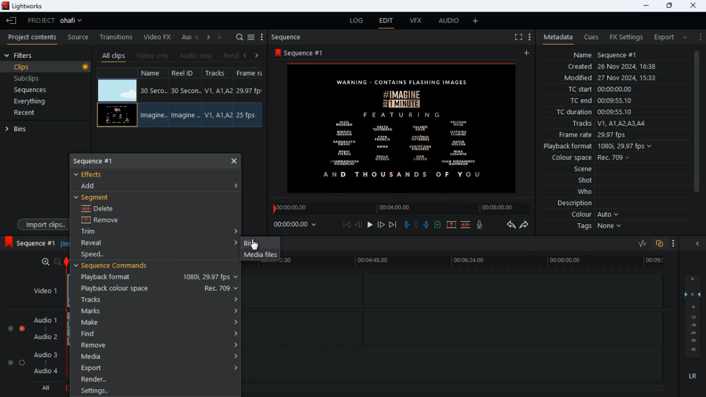 This screenshot has height=397, width=706. Describe the element at coordinates (103, 160) in the screenshot. I see `sequence` at that location.